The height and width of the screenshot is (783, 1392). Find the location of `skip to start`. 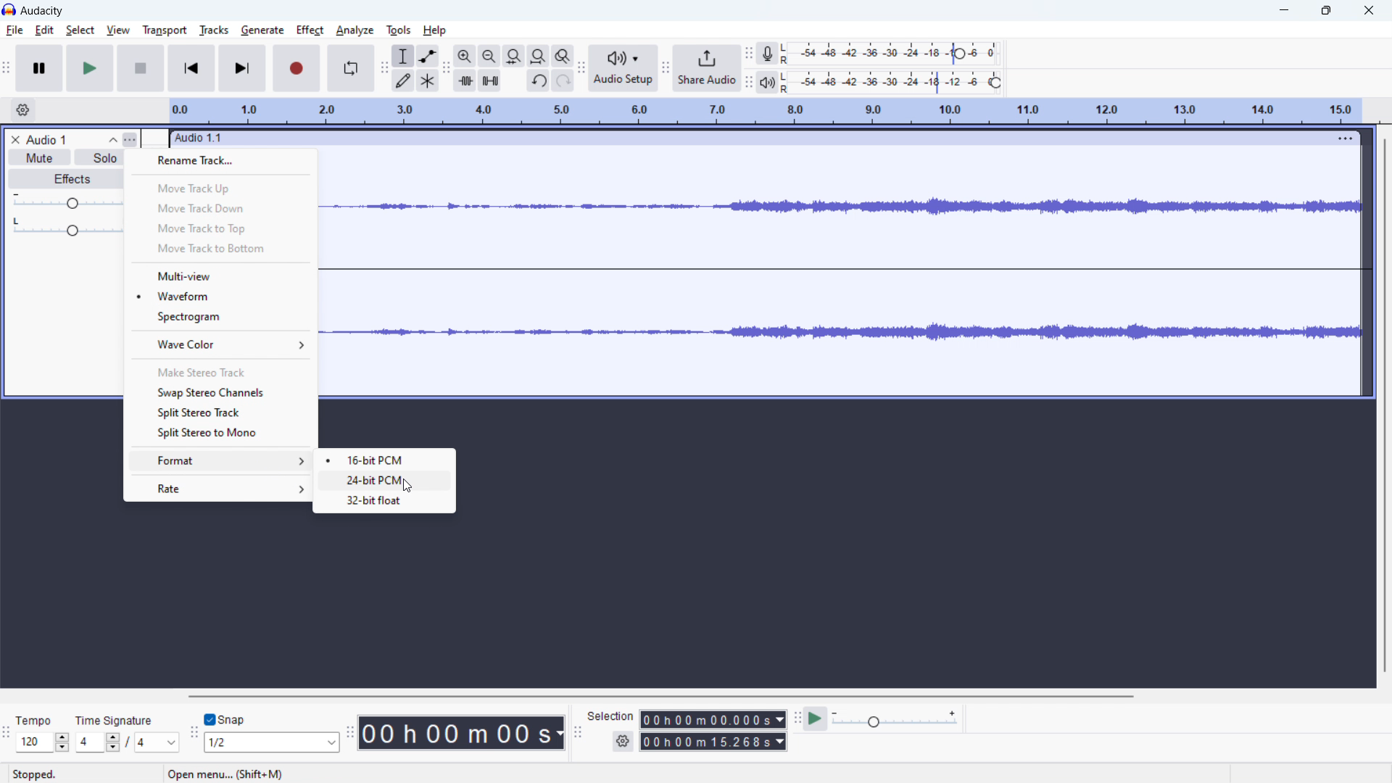

skip to start is located at coordinates (191, 67).